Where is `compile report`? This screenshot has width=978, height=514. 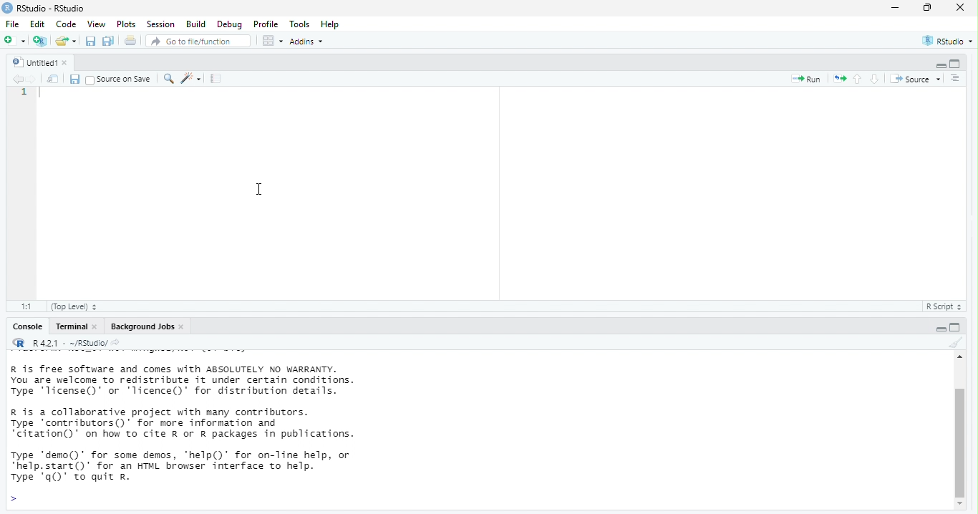
compile report is located at coordinates (217, 79).